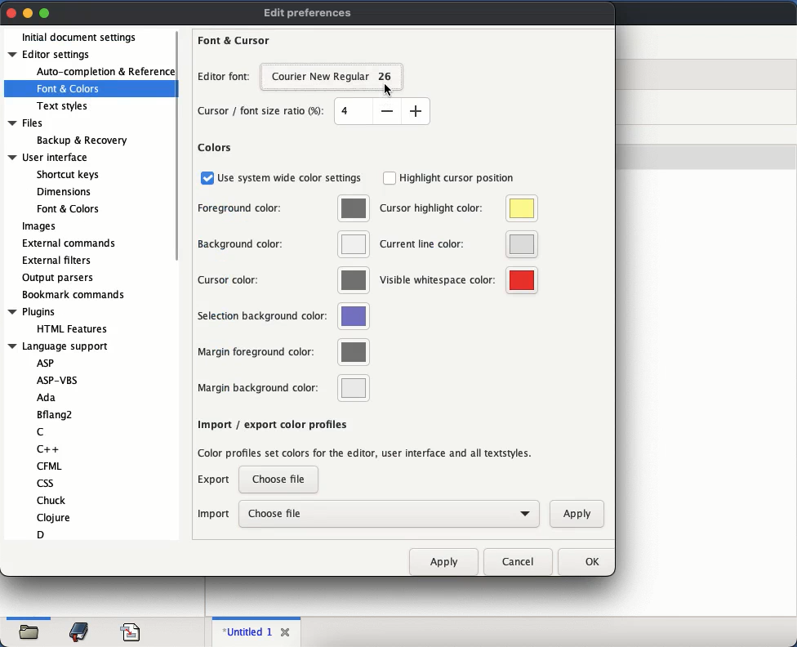  What do you see at coordinates (522, 280) in the screenshot?
I see `color` at bounding box center [522, 280].